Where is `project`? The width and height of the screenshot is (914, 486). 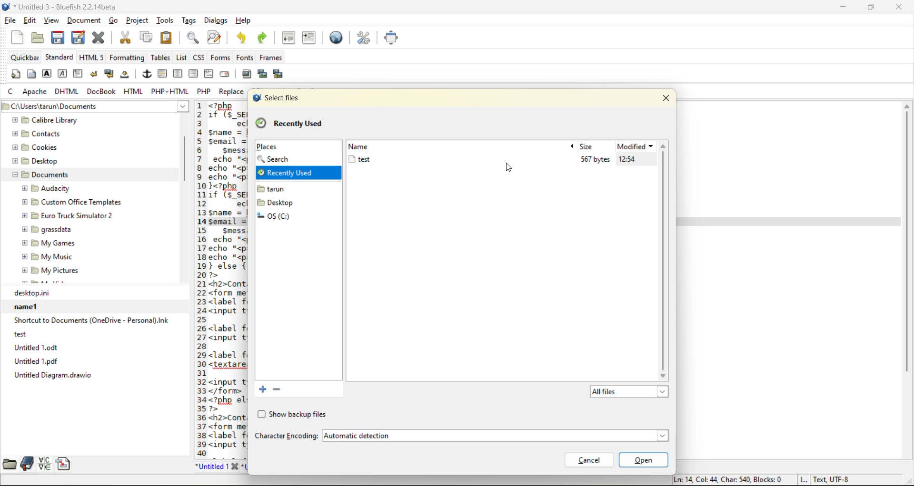 project is located at coordinates (139, 22).